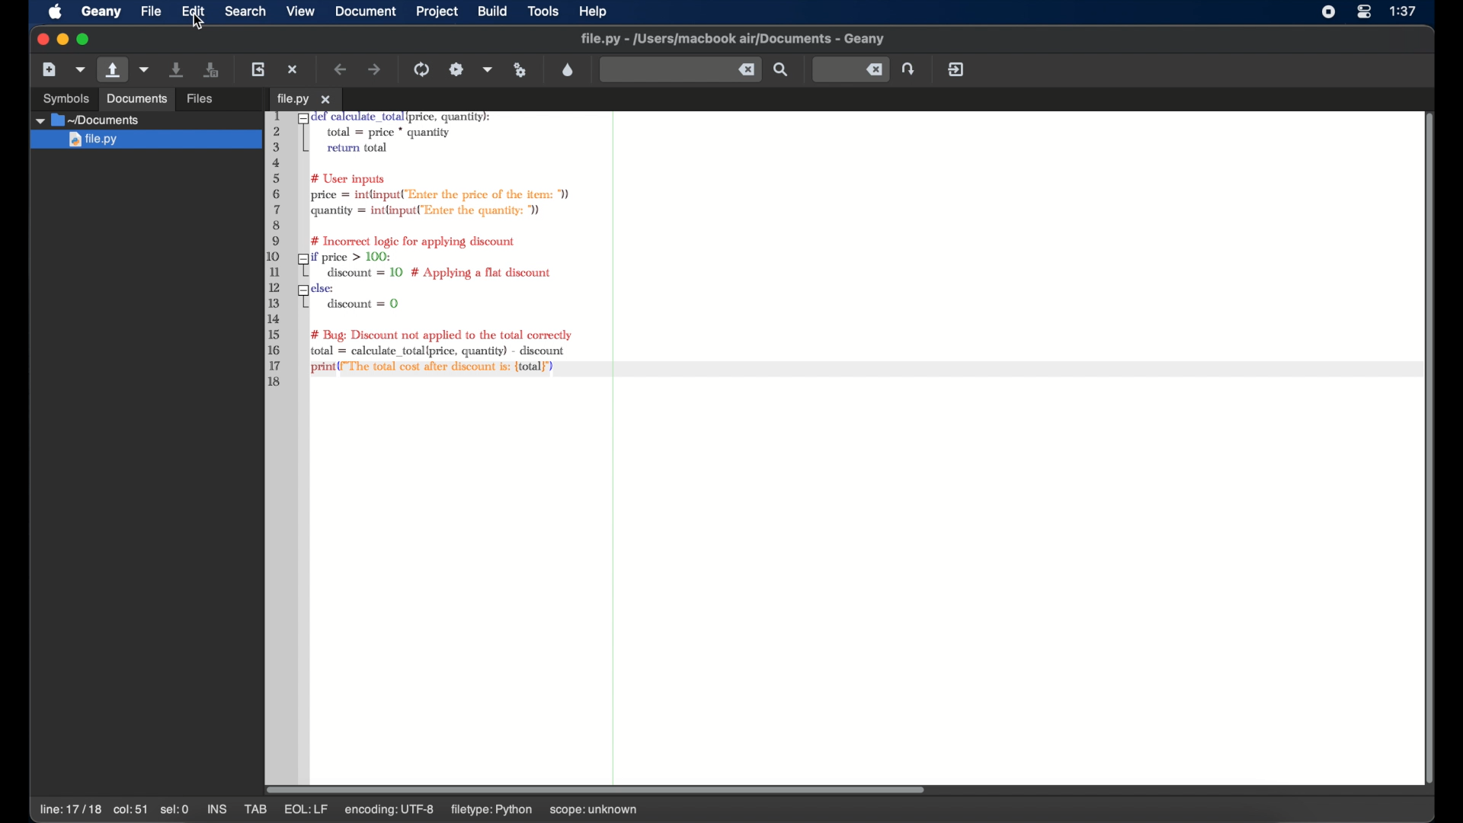 This screenshot has width=1463, height=823. What do you see at coordinates (568, 69) in the screenshot?
I see `color chooser dialog` at bounding box center [568, 69].